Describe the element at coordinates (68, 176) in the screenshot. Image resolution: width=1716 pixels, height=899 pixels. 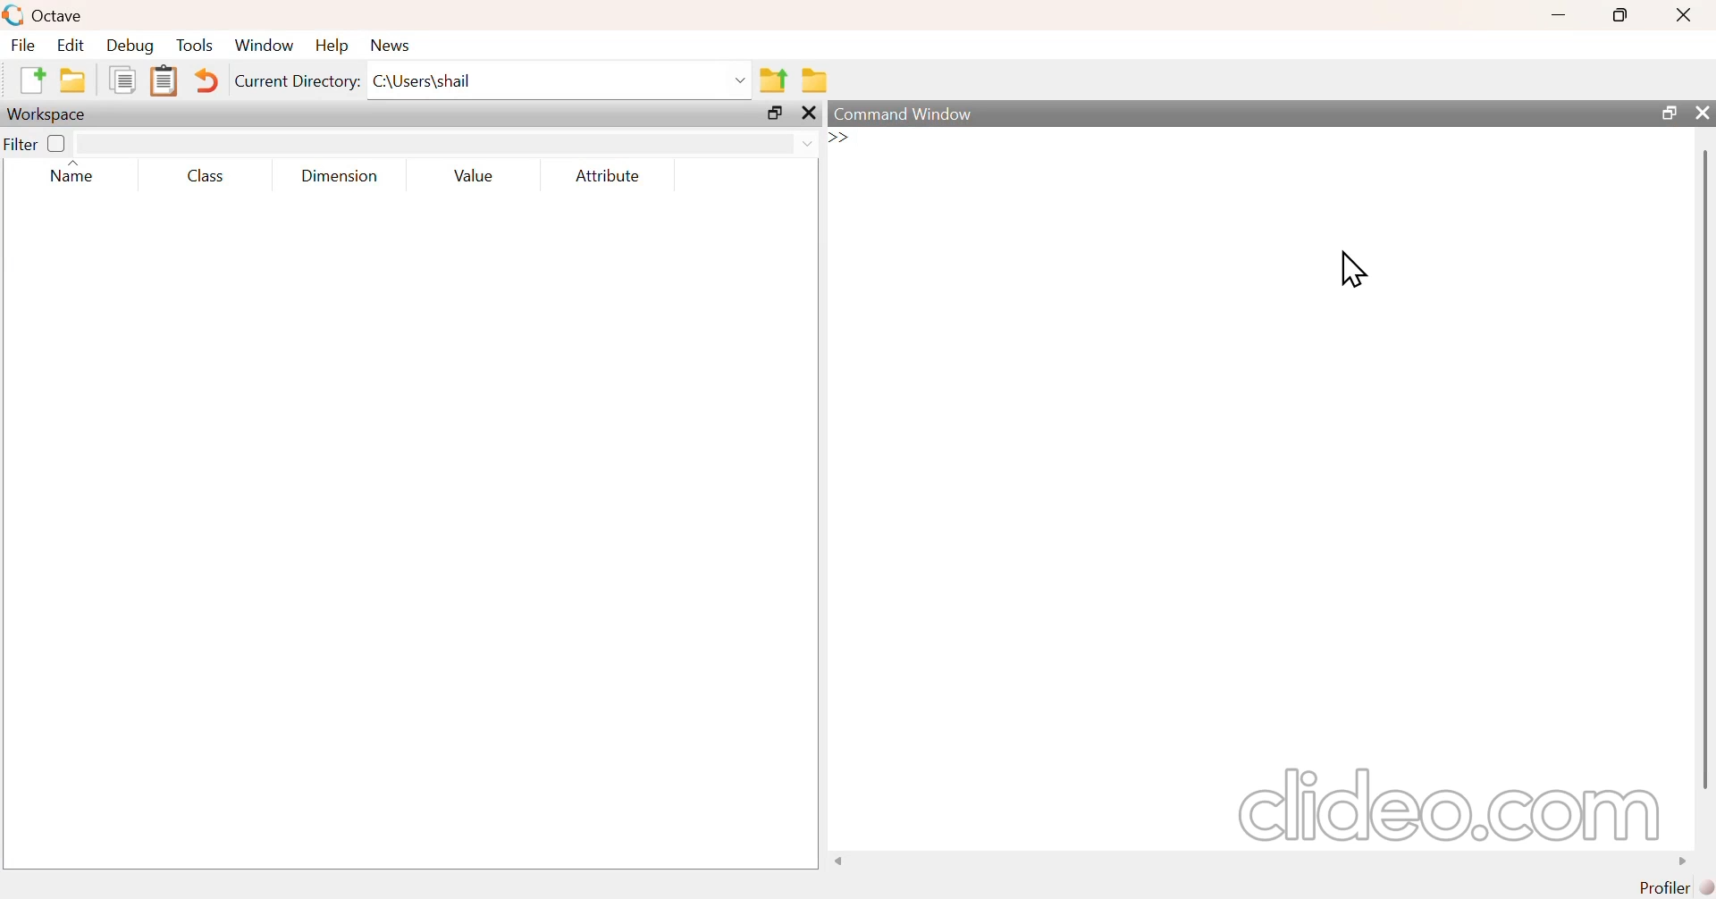
I see `name` at that location.